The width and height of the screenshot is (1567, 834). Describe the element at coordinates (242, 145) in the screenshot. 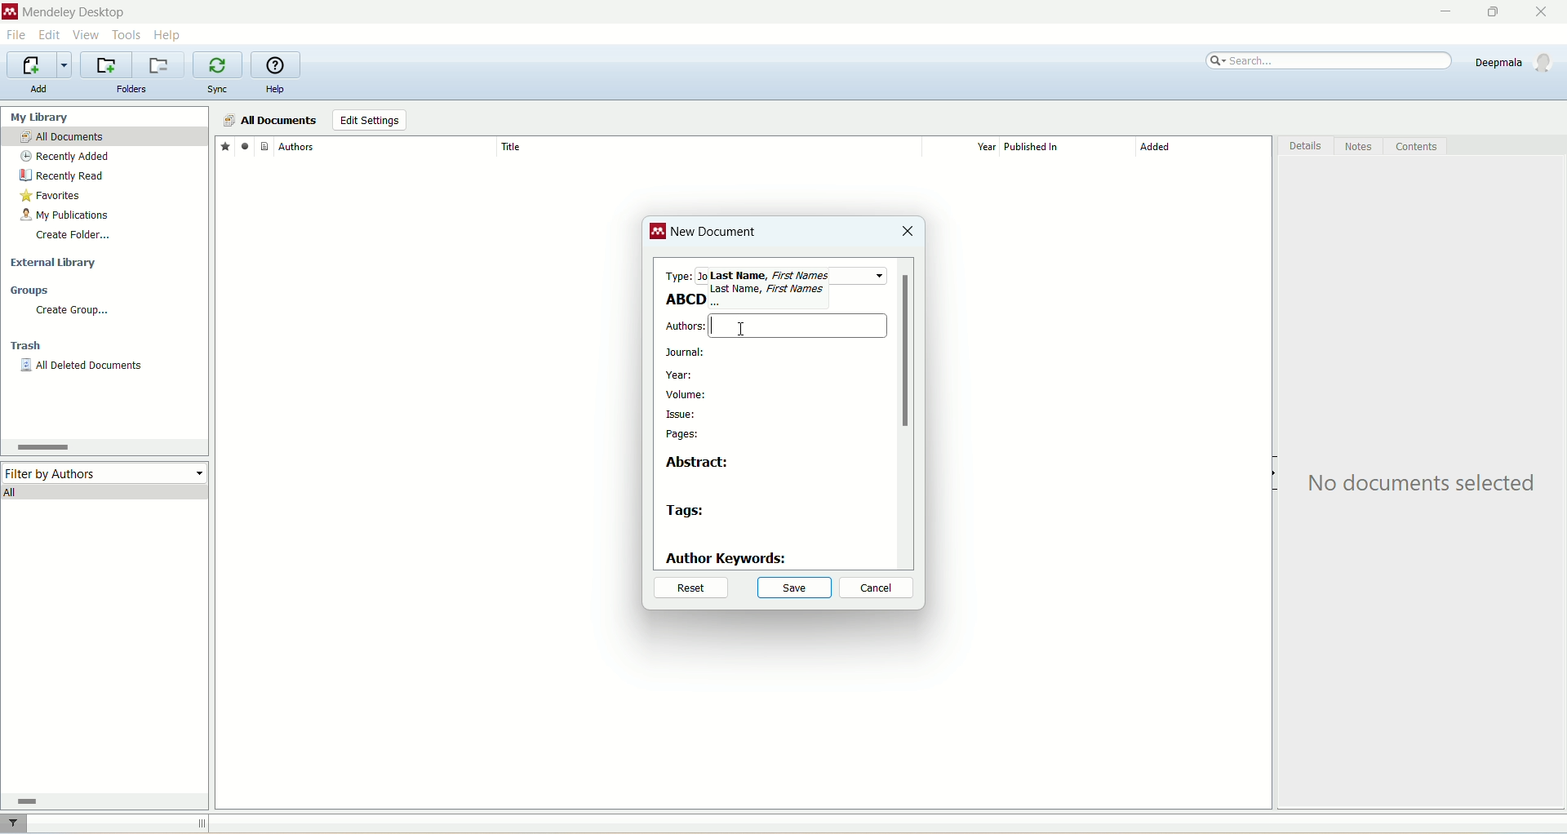

I see `read/unread` at that location.